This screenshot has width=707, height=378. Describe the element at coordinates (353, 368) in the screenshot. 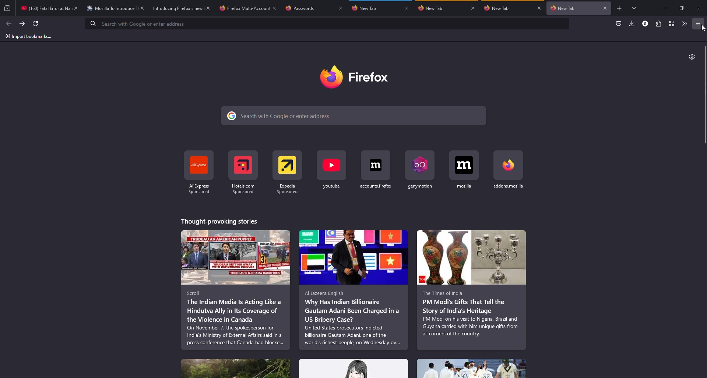

I see `stories` at that location.